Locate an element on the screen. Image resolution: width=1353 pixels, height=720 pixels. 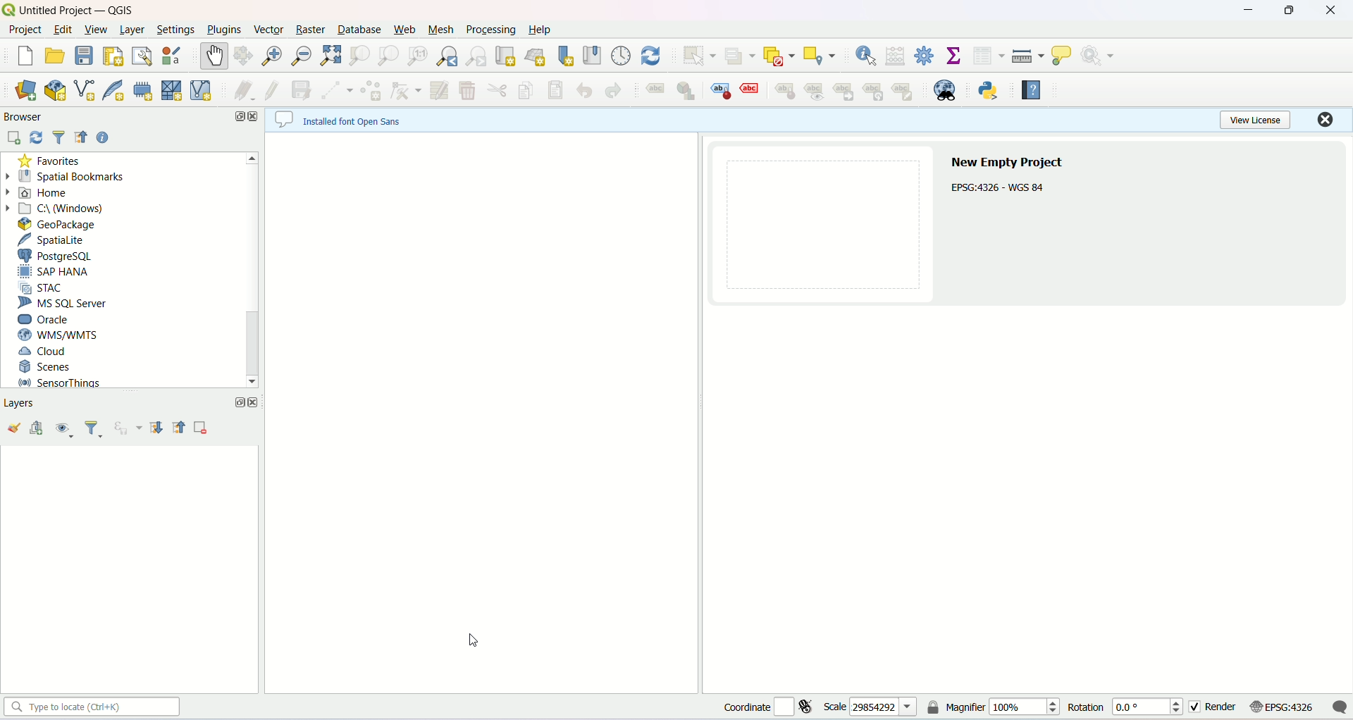
spatial bookmarks is located at coordinates (67, 178).